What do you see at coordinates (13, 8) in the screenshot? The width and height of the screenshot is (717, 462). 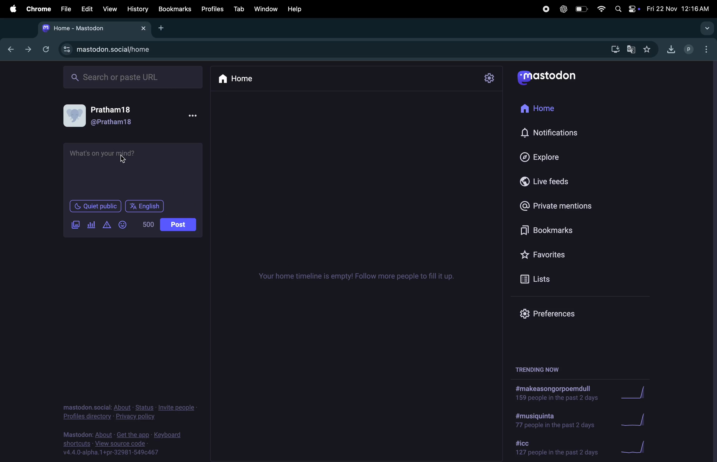 I see `apple menu` at bounding box center [13, 8].